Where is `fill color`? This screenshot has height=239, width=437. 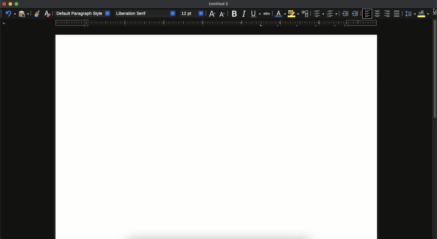
fill color is located at coordinates (422, 14).